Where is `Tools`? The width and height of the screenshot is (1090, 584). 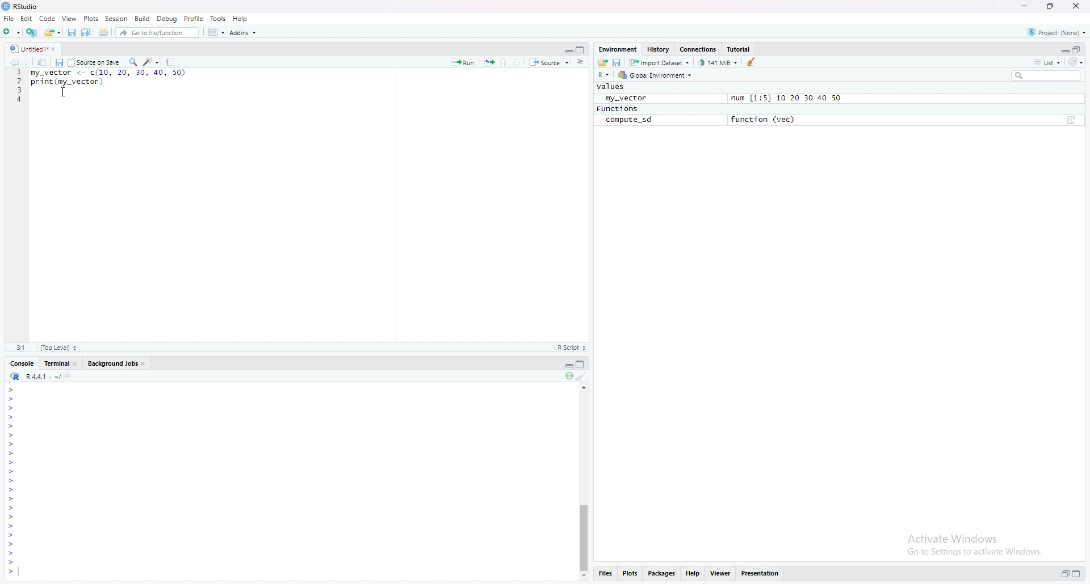 Tools is located at coordinates (218, 19).